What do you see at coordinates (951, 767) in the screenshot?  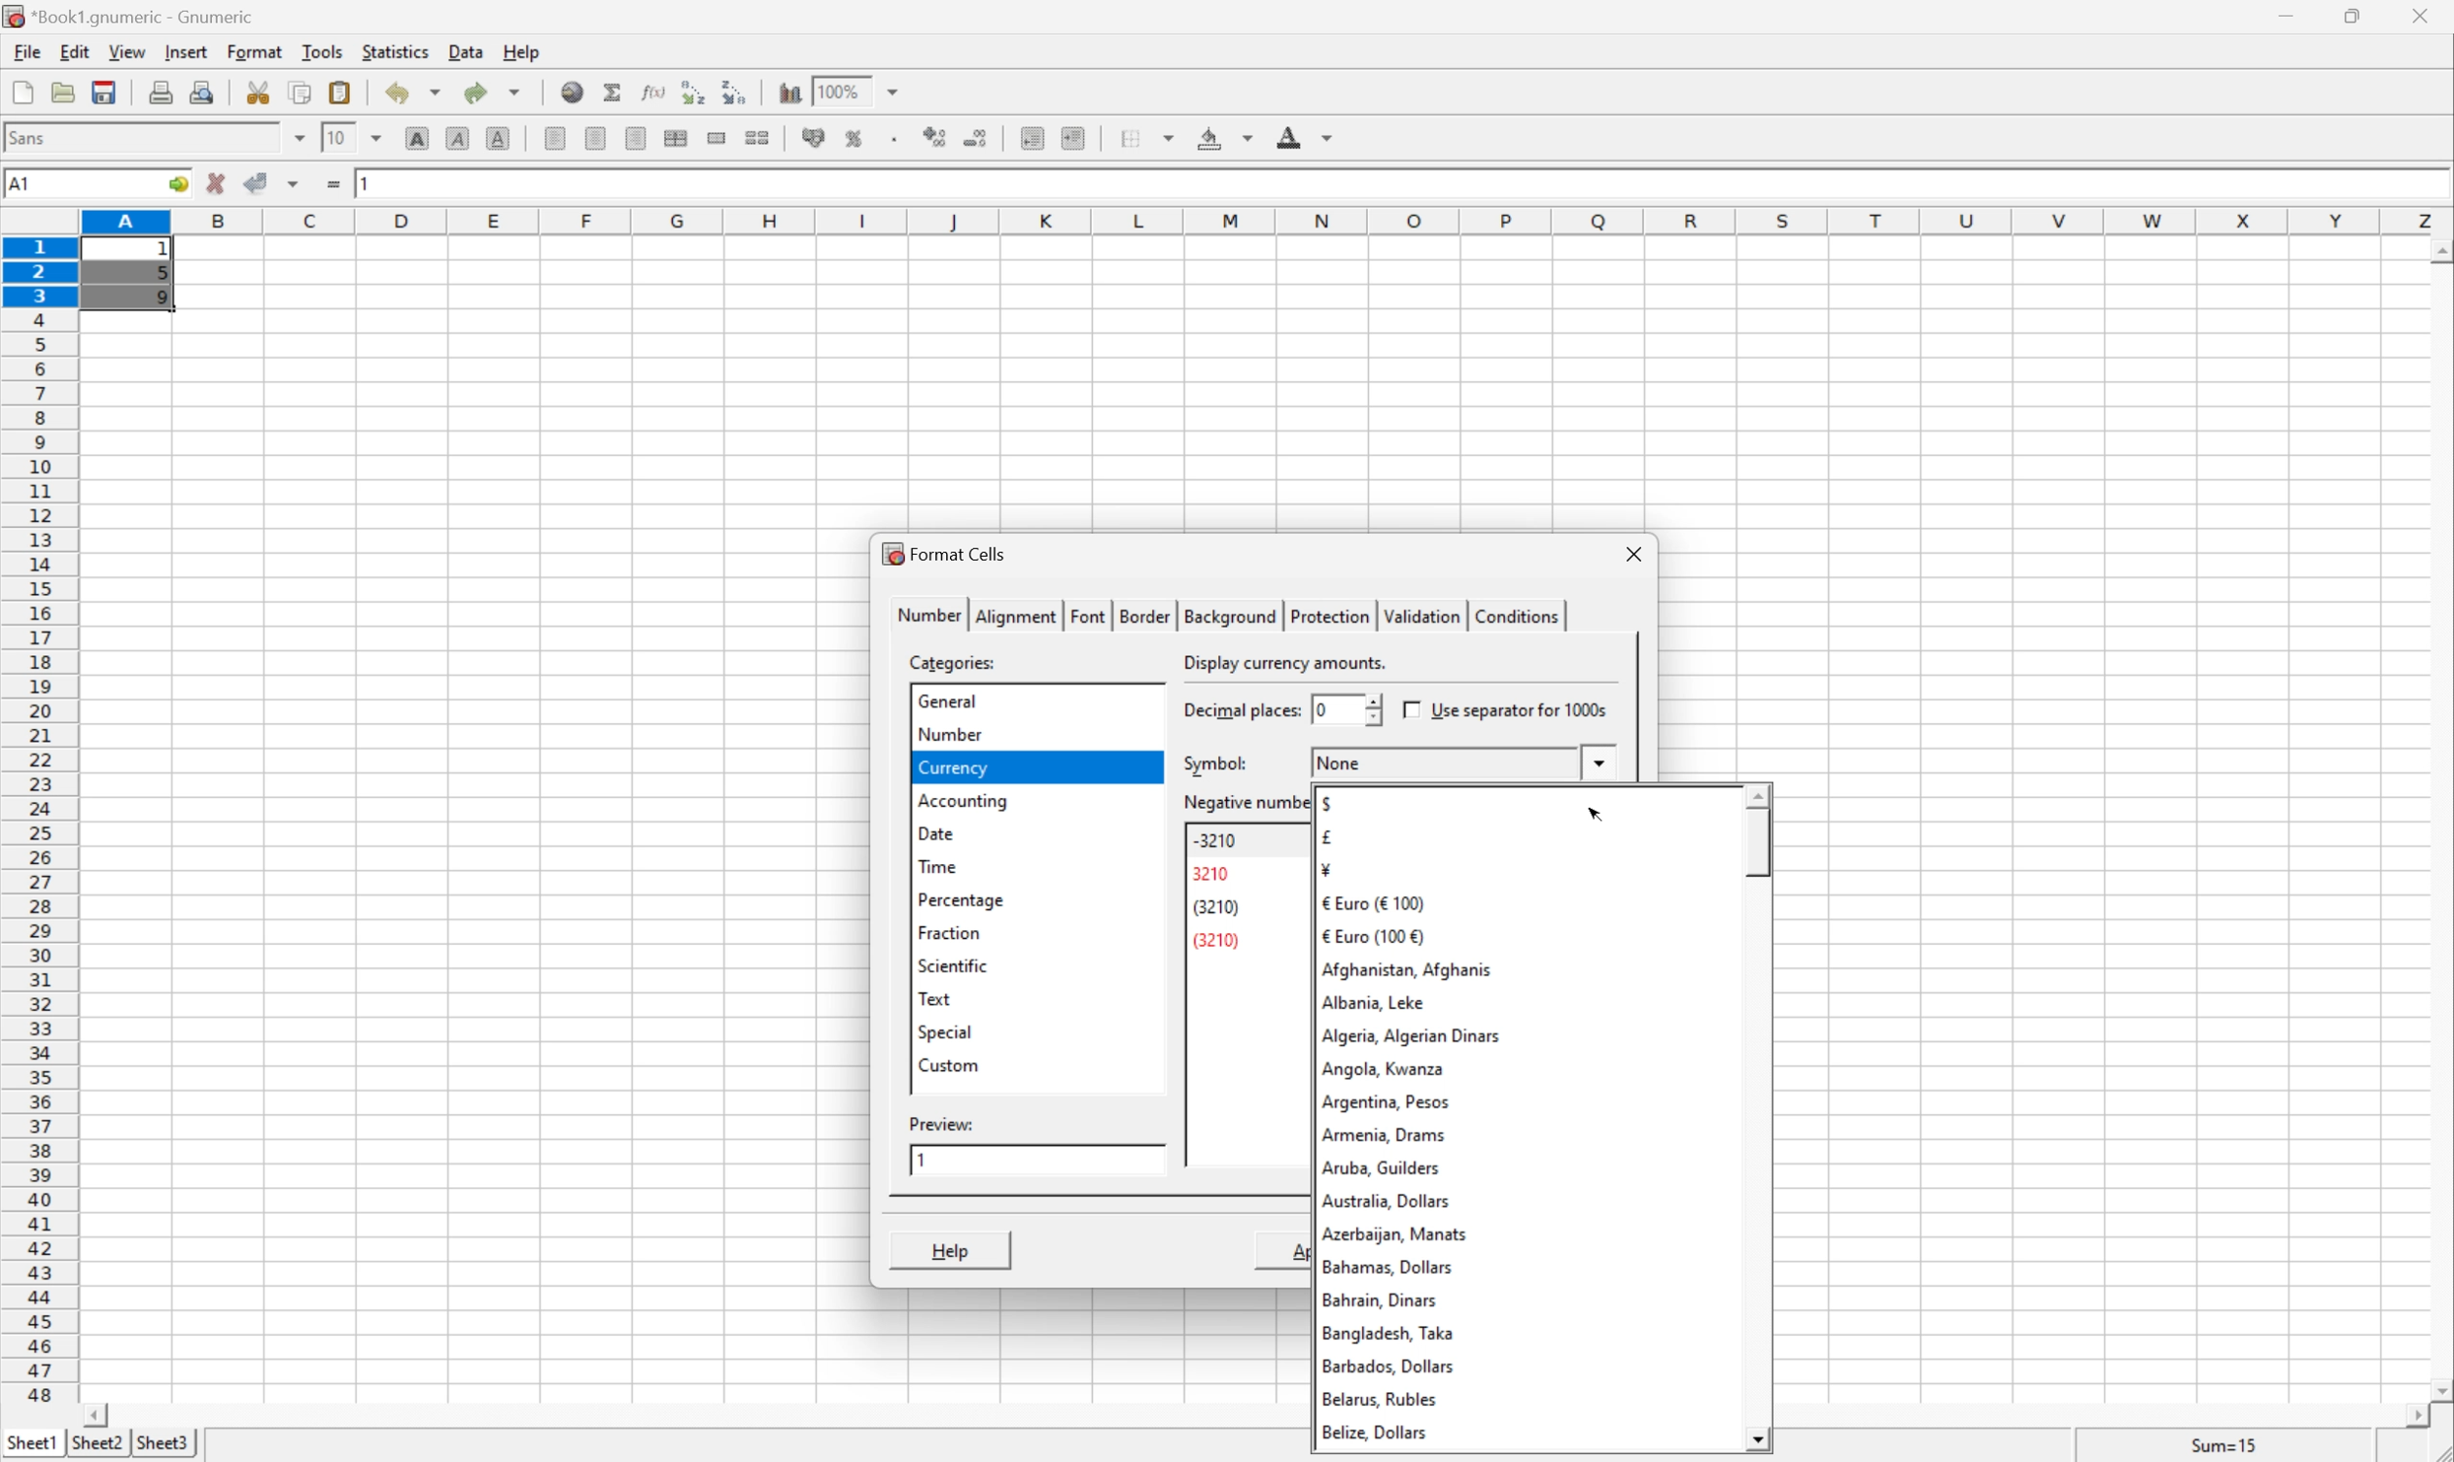 I see `currency` at bounding box center [951, 767].